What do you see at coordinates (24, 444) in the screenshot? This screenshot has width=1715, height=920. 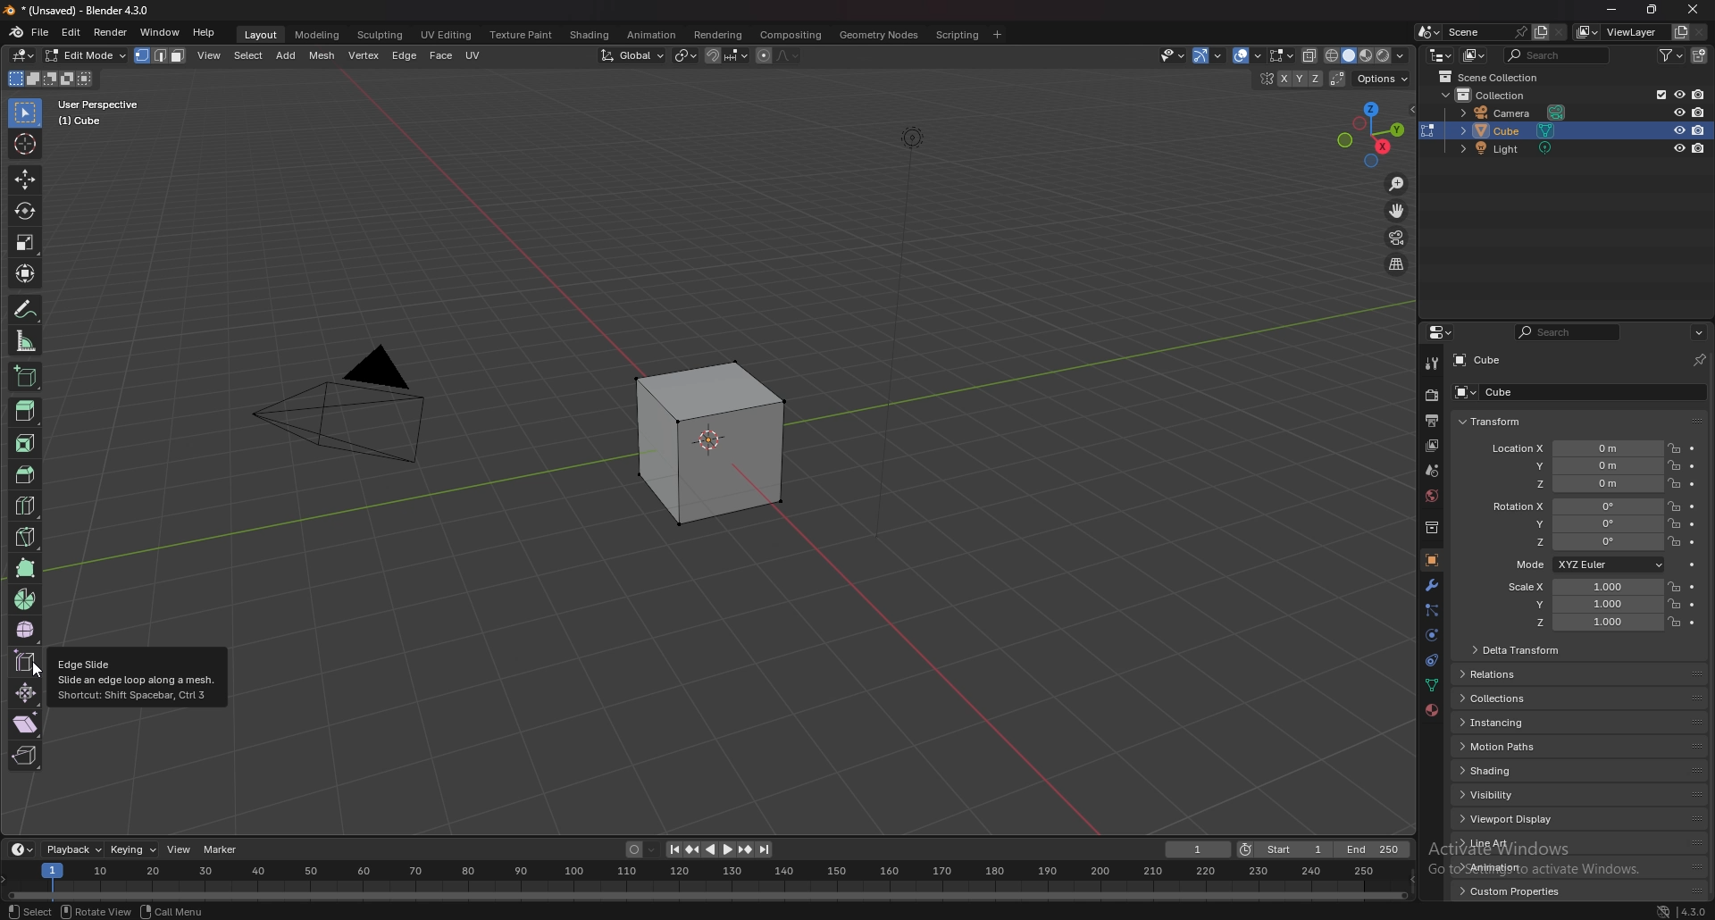 I see `inset faces` at bounding box center [24, 444].